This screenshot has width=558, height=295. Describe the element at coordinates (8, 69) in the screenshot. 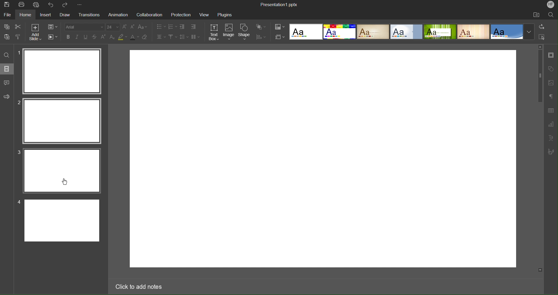

I see `Slides` at that location.